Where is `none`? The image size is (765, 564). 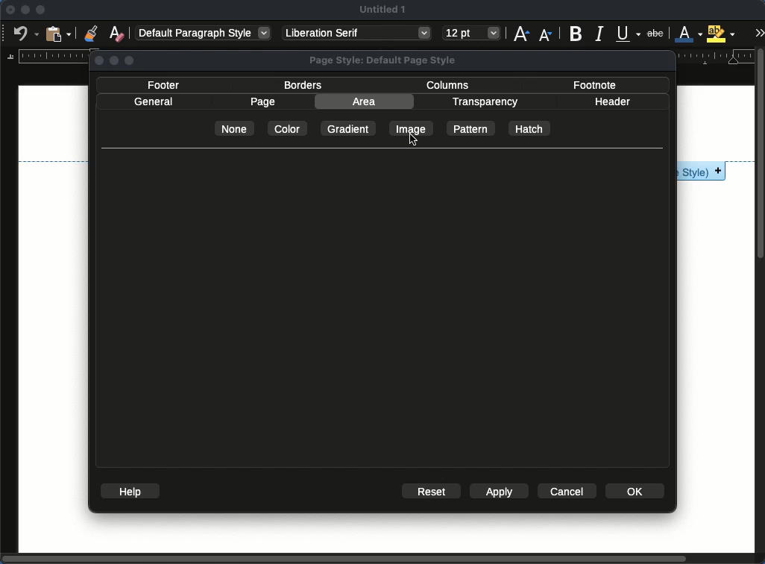 none is located at coordinates (236, 128).